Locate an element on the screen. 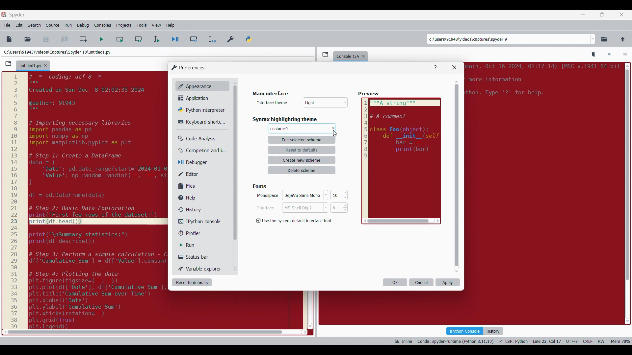 The image size is (632, 355). code is located at coordinates (99, 200).